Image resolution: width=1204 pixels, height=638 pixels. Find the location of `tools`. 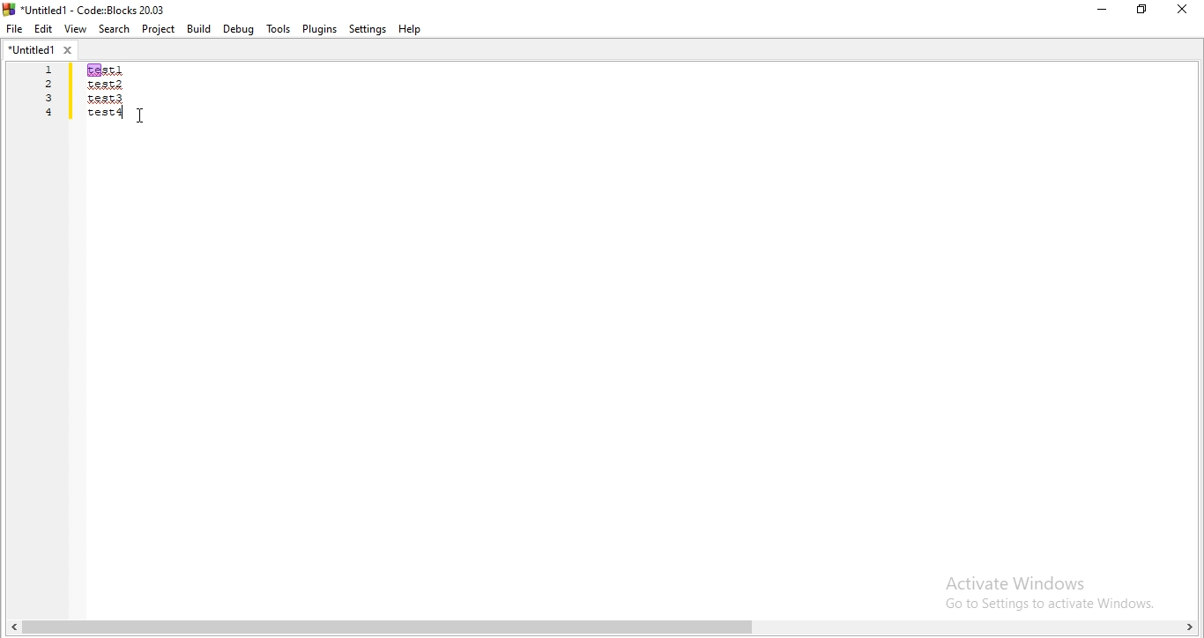

tools is located at coordinates (277, 29).